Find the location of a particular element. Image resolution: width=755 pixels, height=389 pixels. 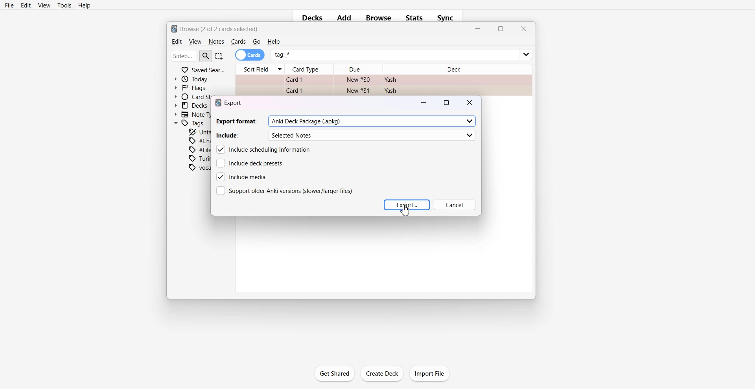

Maximize is located at coordinates (448, 102).